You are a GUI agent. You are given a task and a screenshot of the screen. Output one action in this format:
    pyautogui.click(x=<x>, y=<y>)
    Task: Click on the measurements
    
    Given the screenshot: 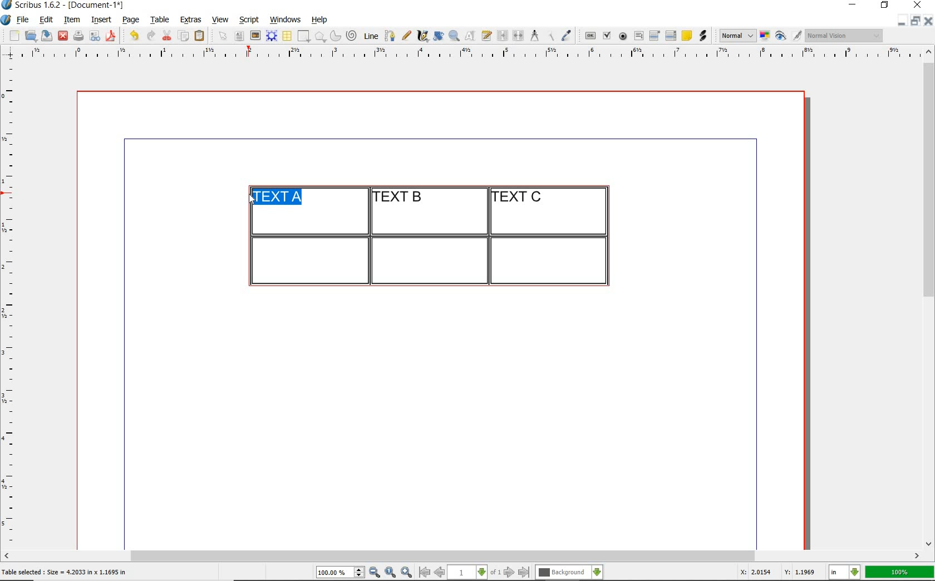 What is the action you would take?
    pyautogui.click(x=534, y=36)
    